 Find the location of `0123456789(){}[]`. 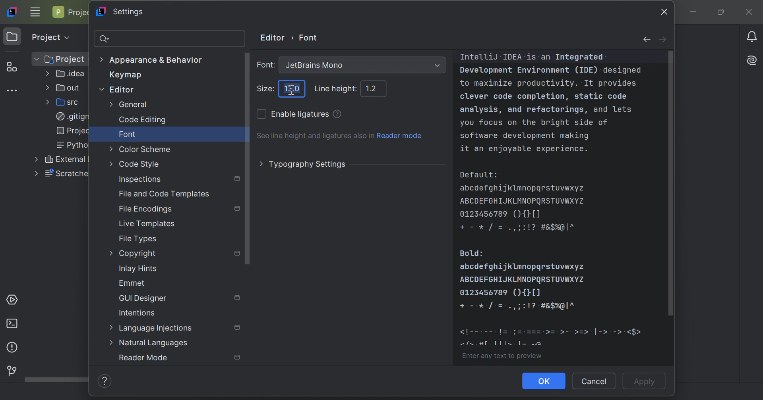

0123456789(){}[] is located at coordinates (503, 293).